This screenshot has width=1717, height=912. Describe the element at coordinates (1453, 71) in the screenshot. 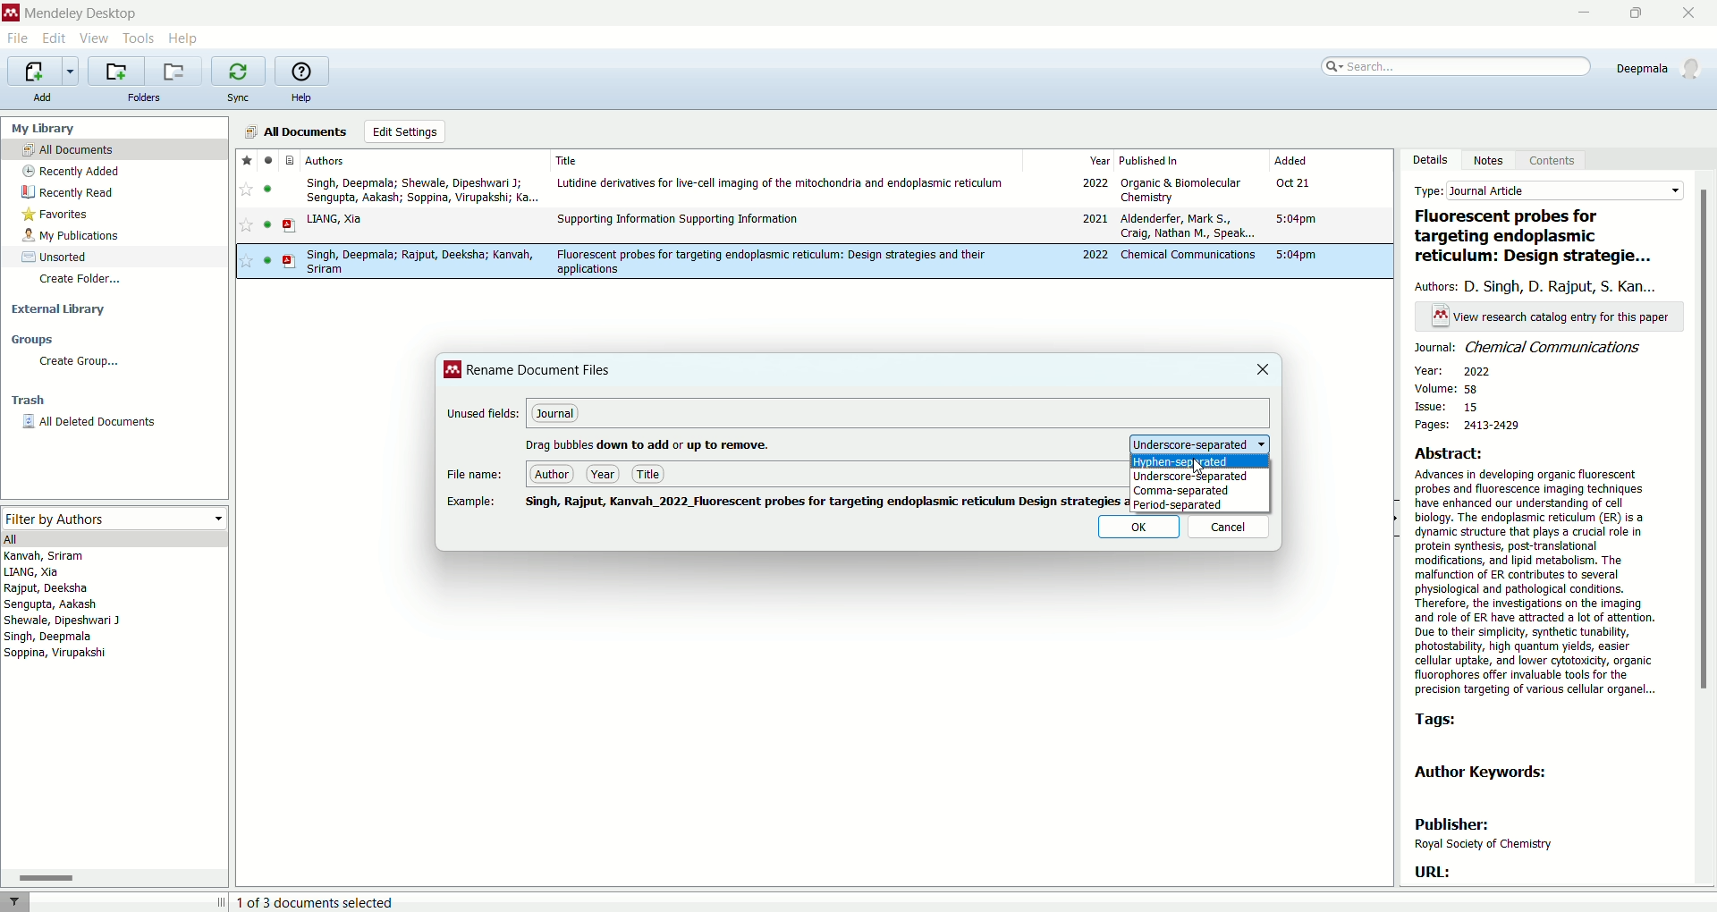

I see `search` at that location.